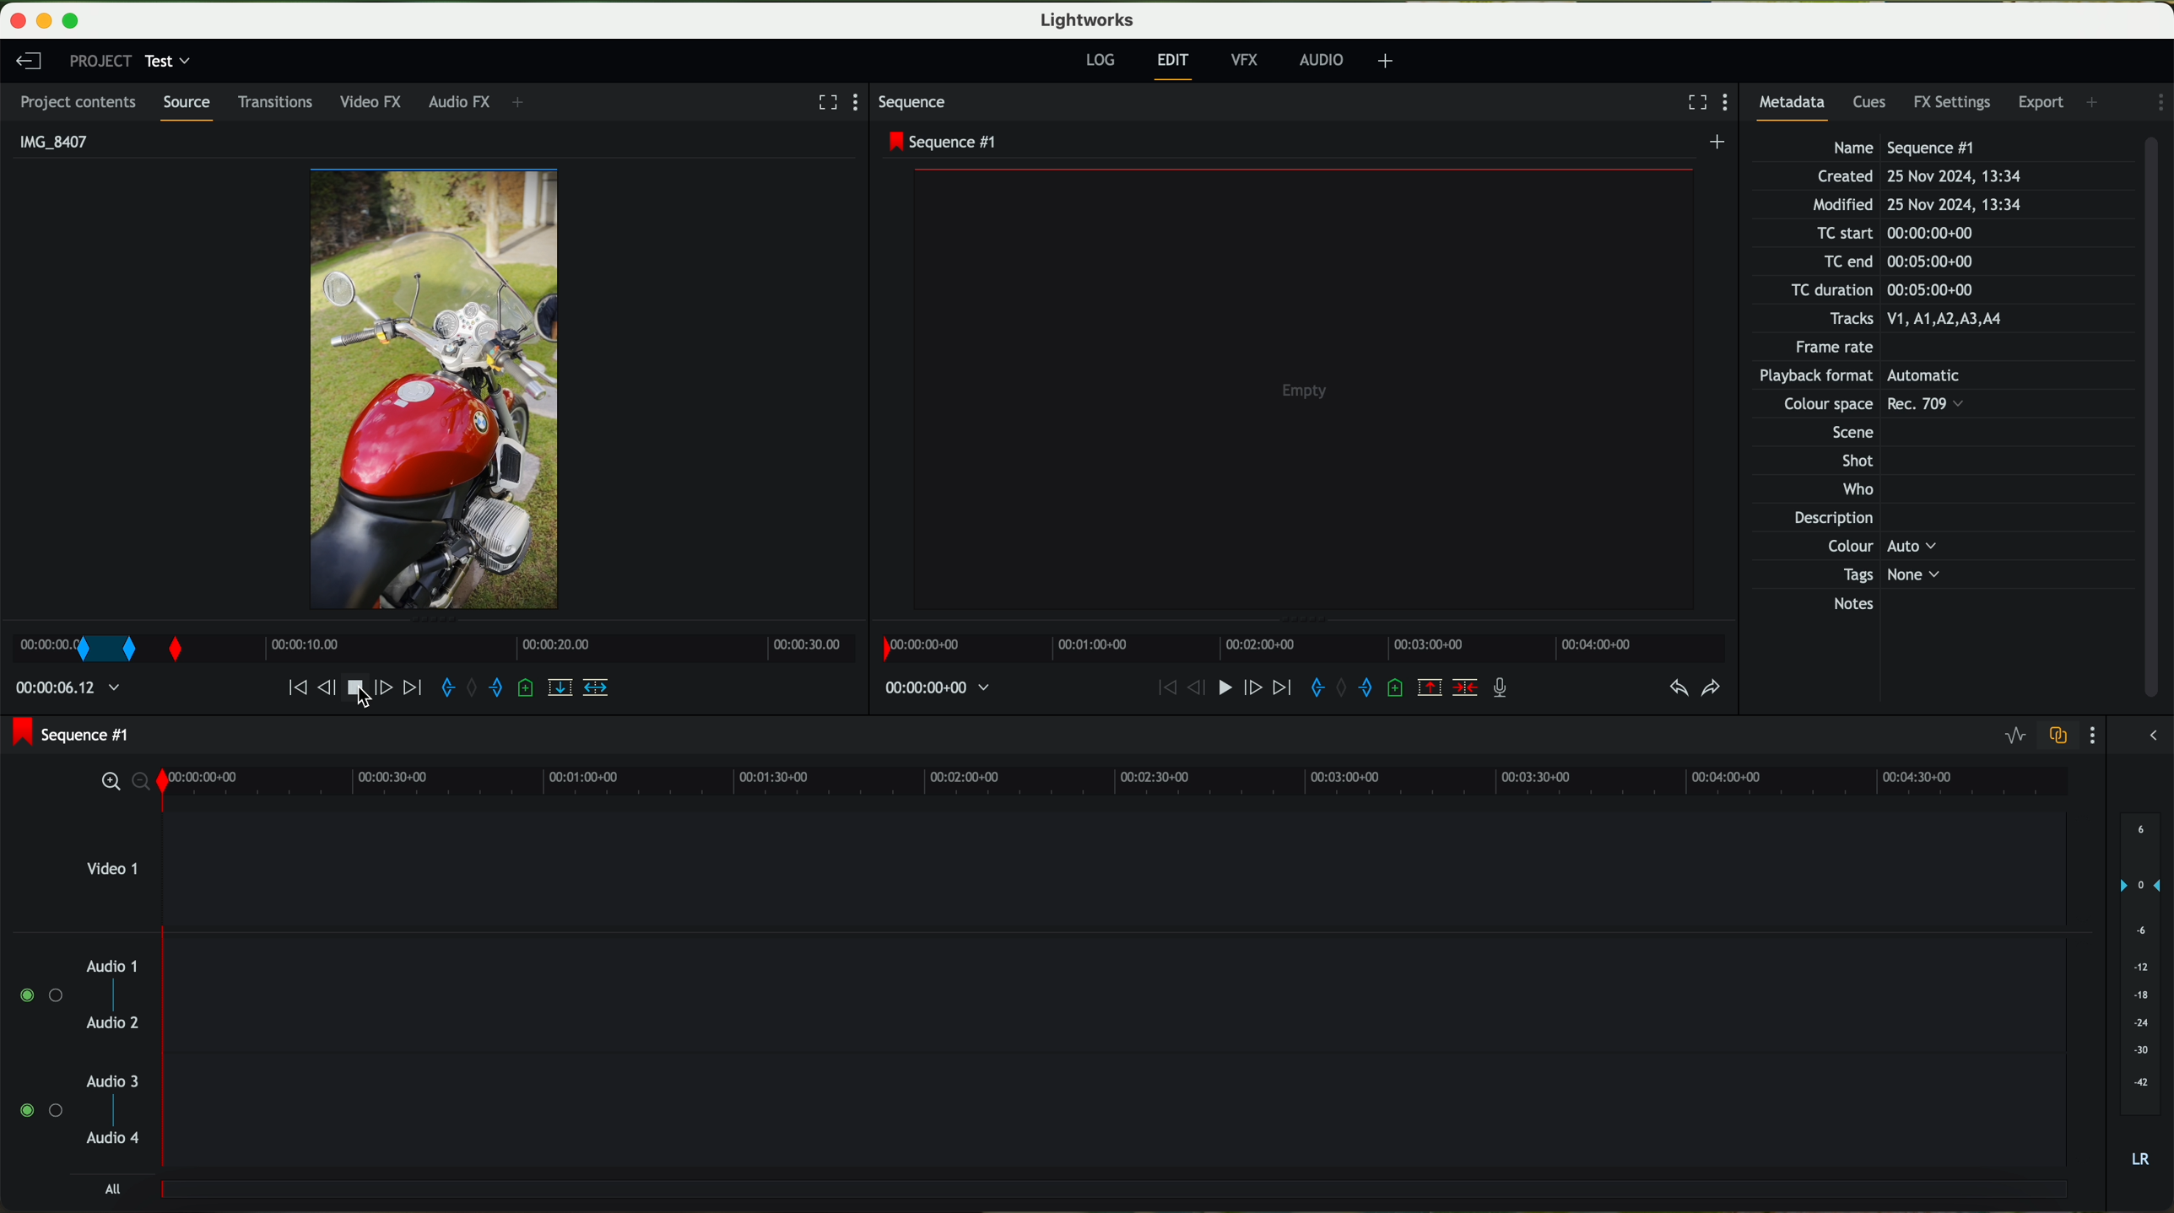 The width and height of the screenshot is (2174, 1213). What do you see at coordinates (50, 140) in the screenshot?
I see `IMG_8407` at bounding box center [50, 140].